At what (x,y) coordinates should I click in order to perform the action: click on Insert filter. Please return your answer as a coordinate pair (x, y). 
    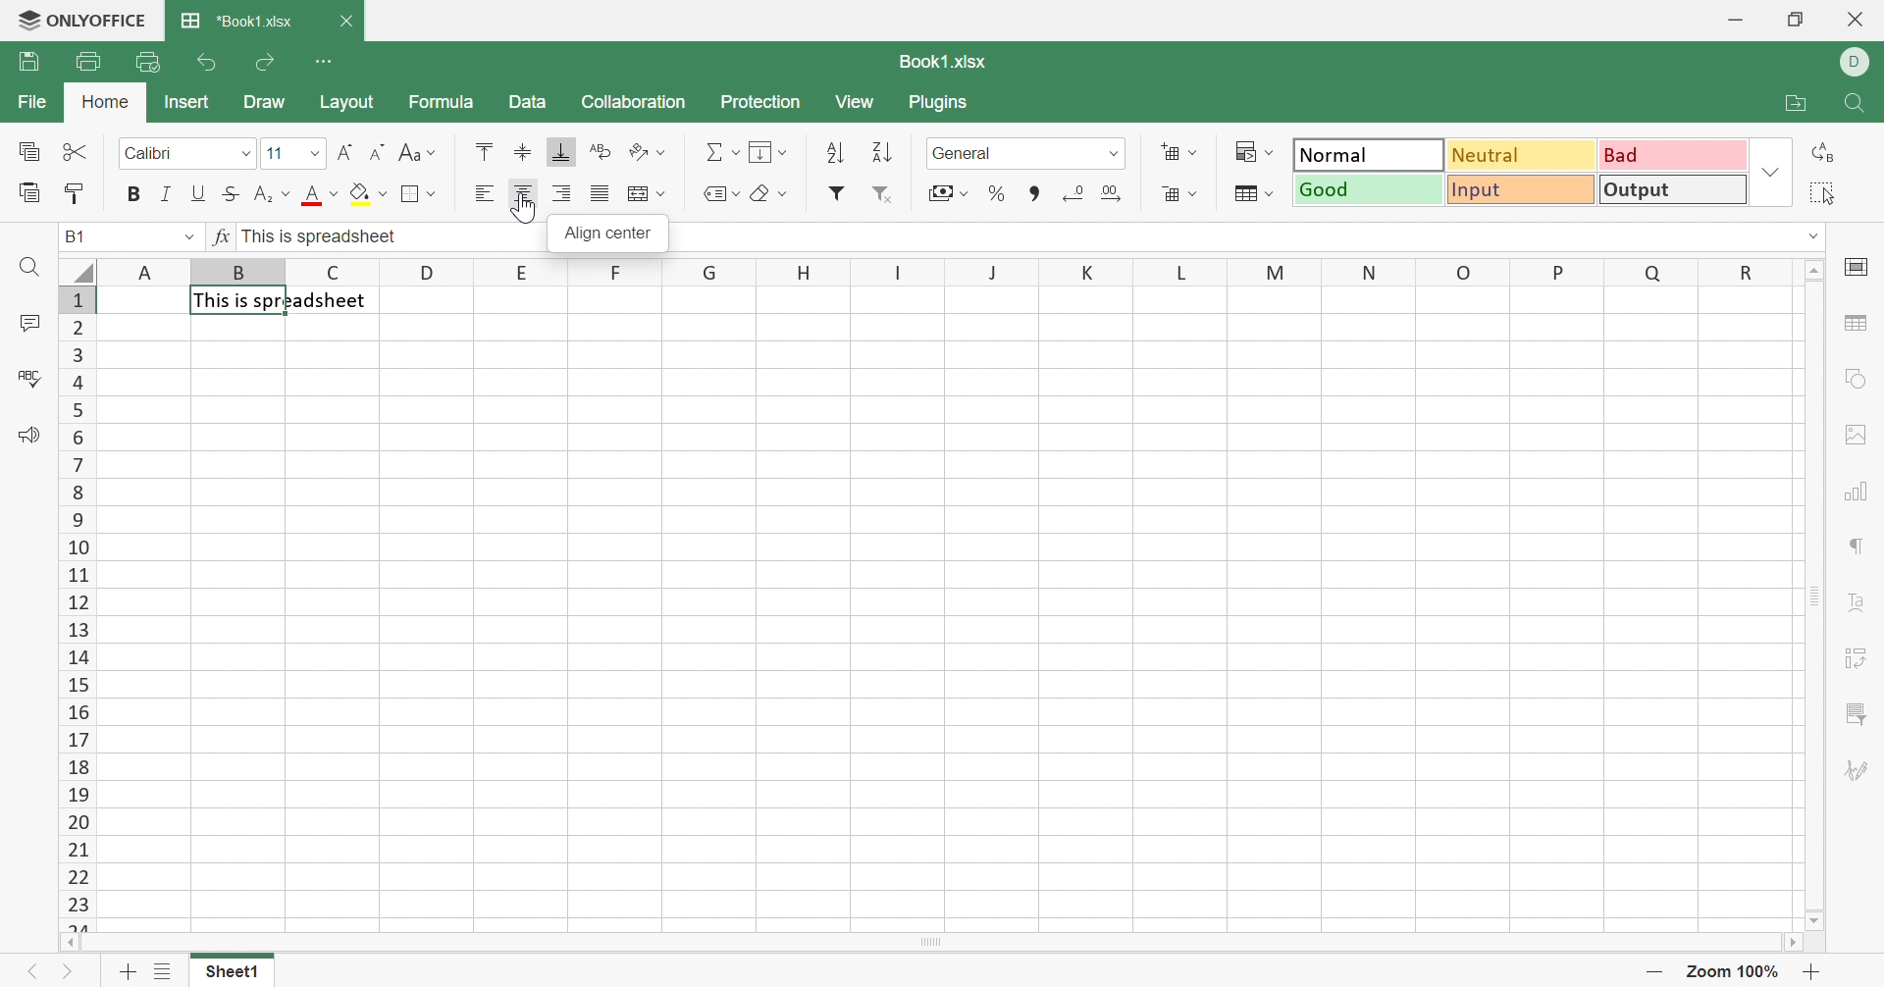
    Looking at the image, I should click on (837, 196).